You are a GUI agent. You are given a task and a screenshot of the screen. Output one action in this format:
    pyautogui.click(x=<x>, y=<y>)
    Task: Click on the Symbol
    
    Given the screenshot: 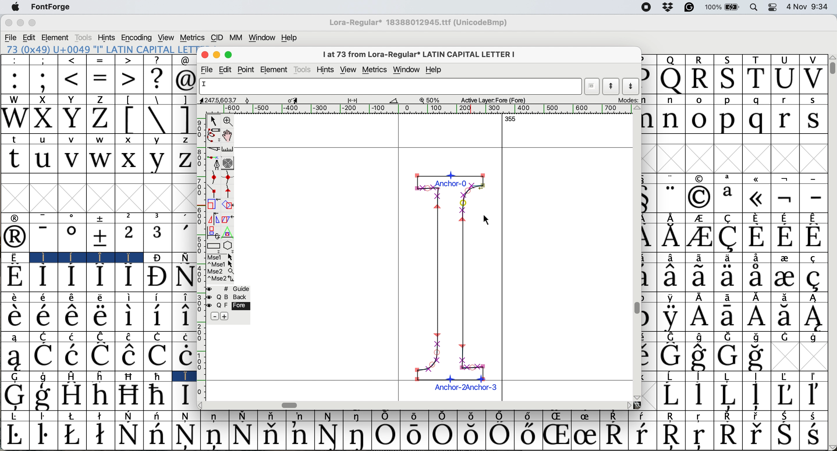 What is the action you would take?
    pyautogui.click(x=16, y=417)
    